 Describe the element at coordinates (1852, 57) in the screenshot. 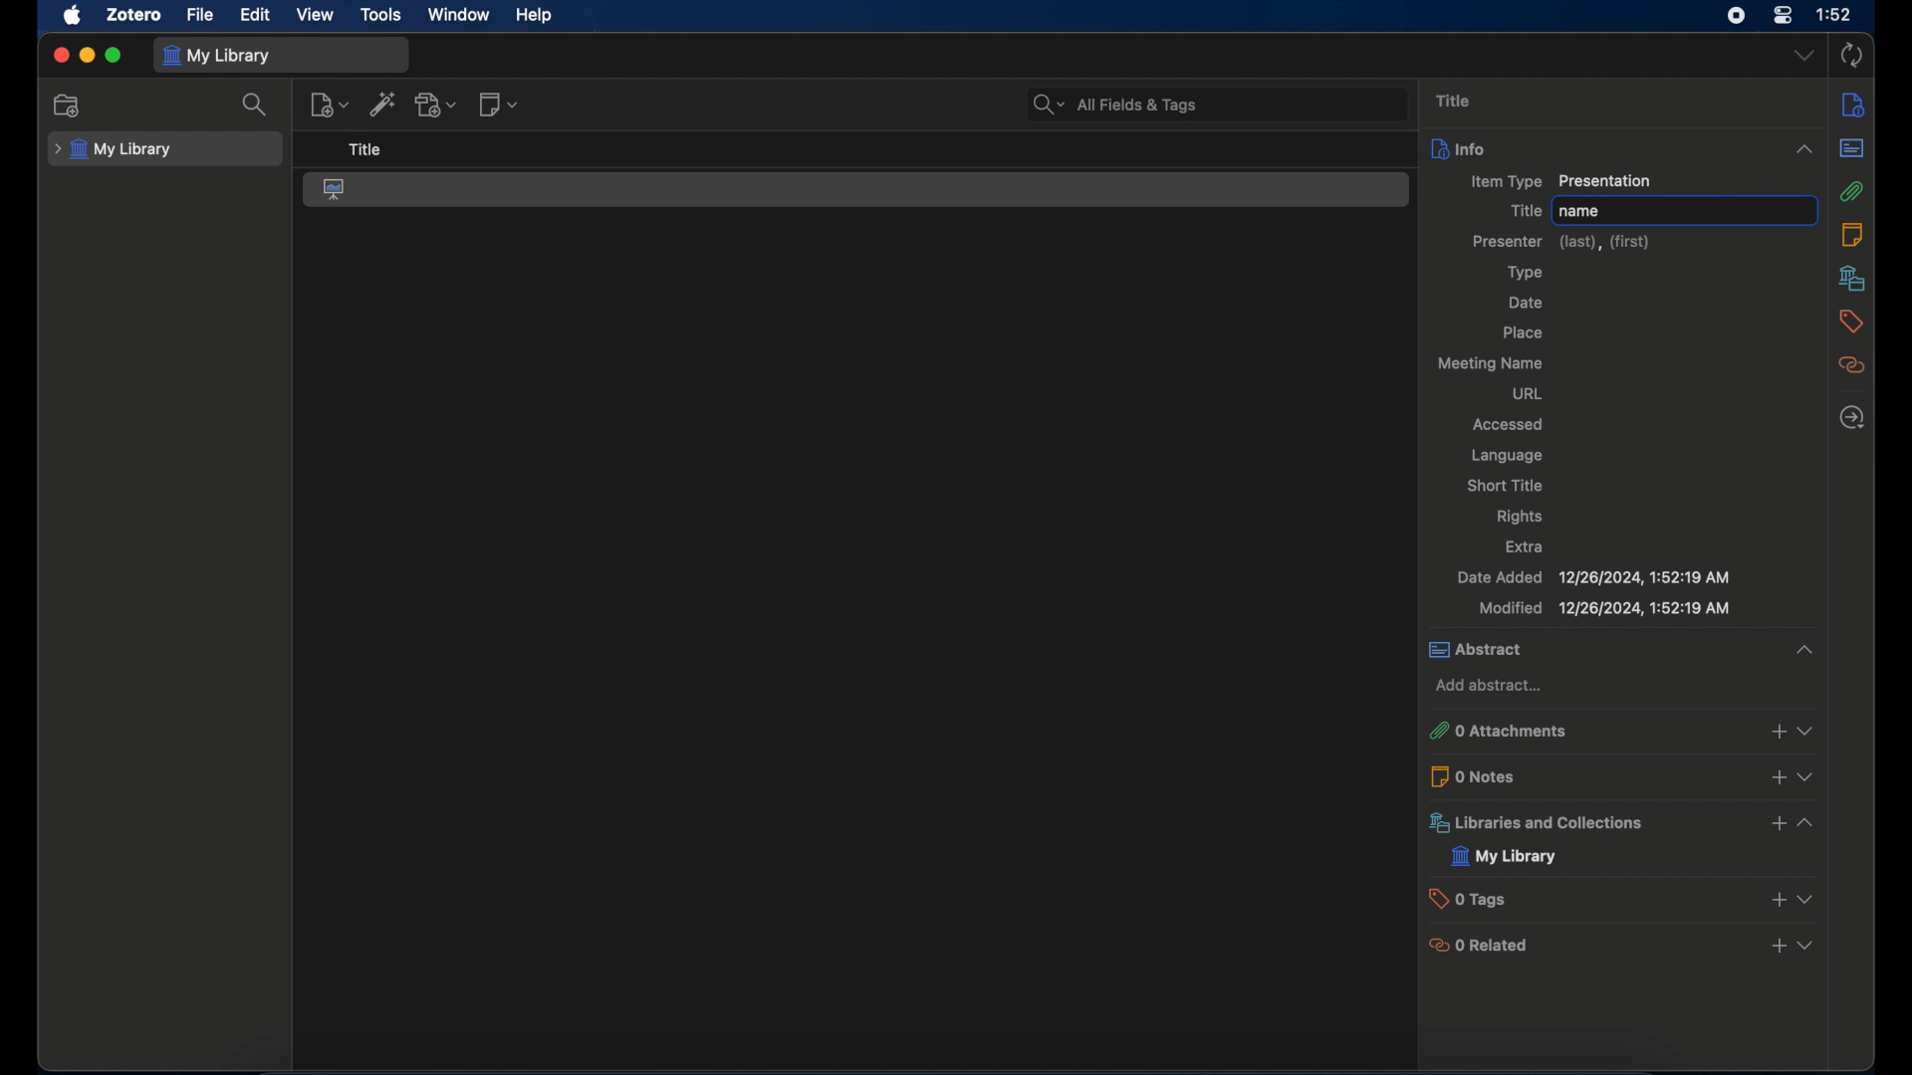

I see `sync` at that location.